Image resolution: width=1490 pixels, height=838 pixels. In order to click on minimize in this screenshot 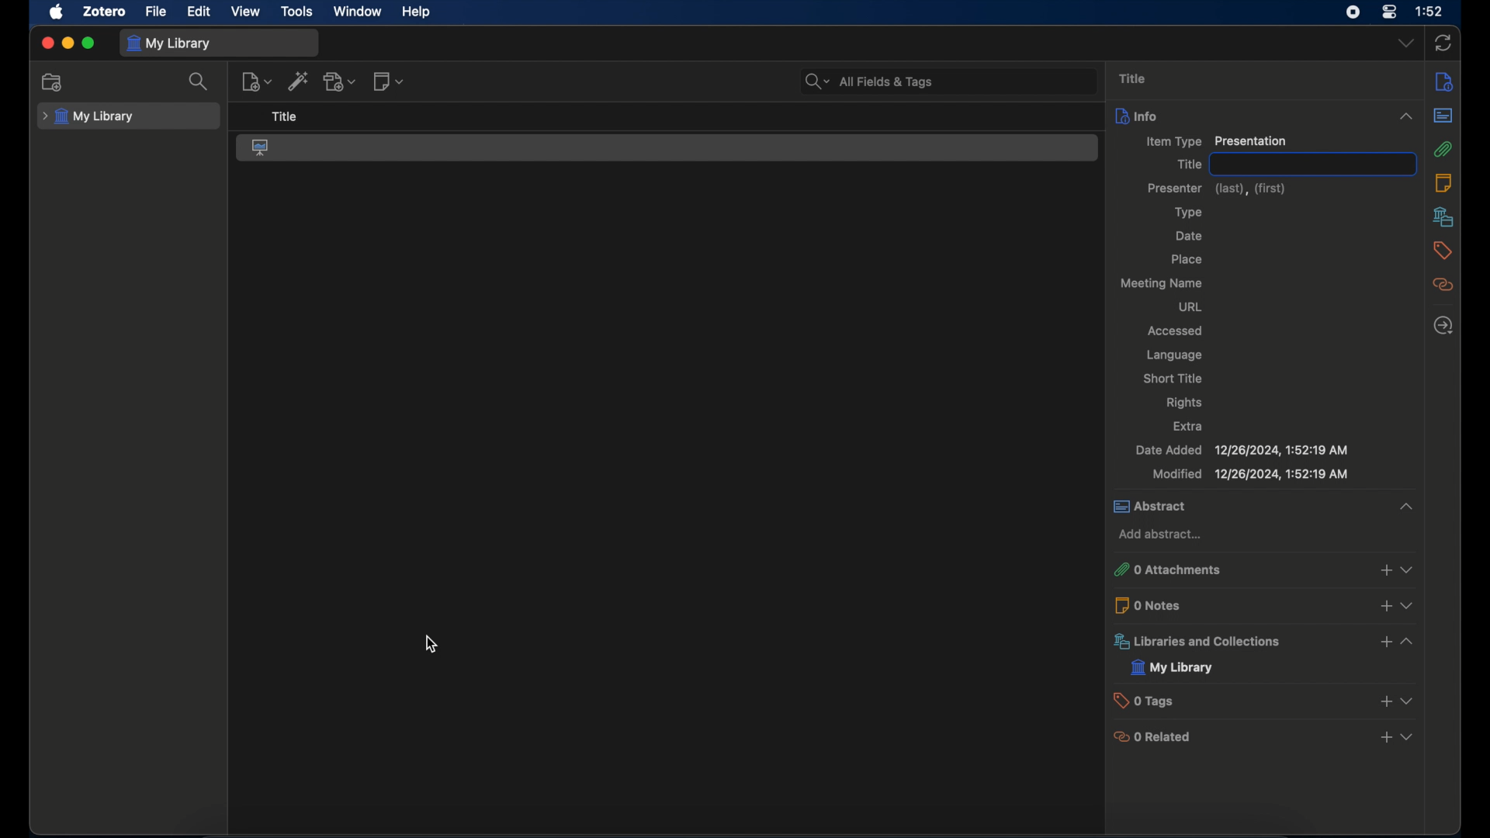, I will do `click(67, 43)`.